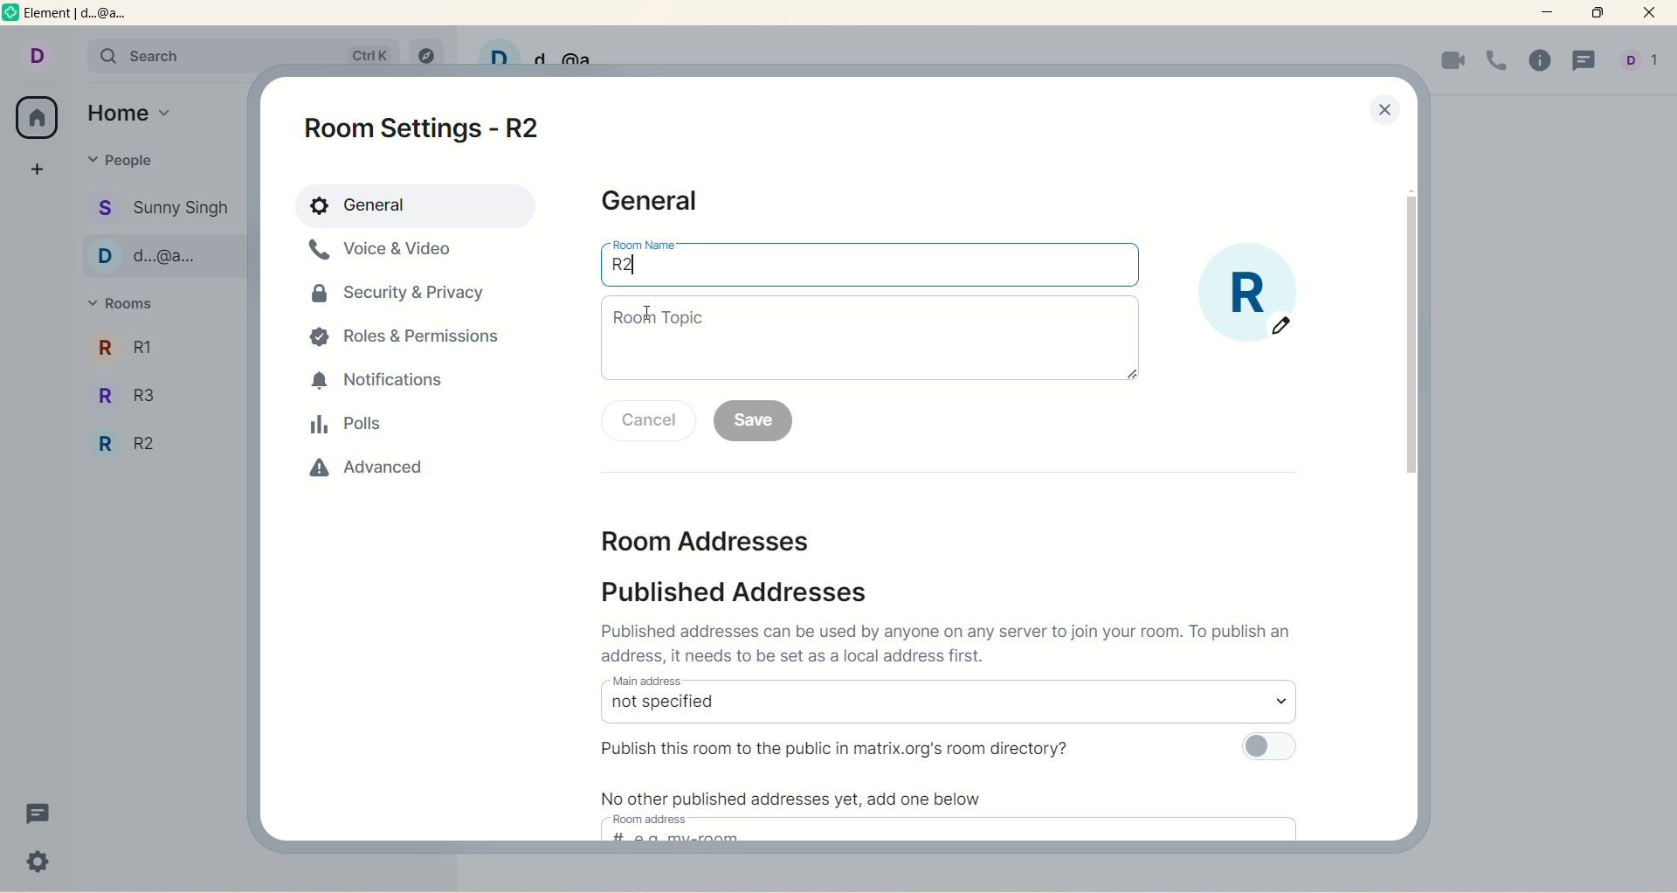  I want to click on roles and permissions, so click(411, 339).